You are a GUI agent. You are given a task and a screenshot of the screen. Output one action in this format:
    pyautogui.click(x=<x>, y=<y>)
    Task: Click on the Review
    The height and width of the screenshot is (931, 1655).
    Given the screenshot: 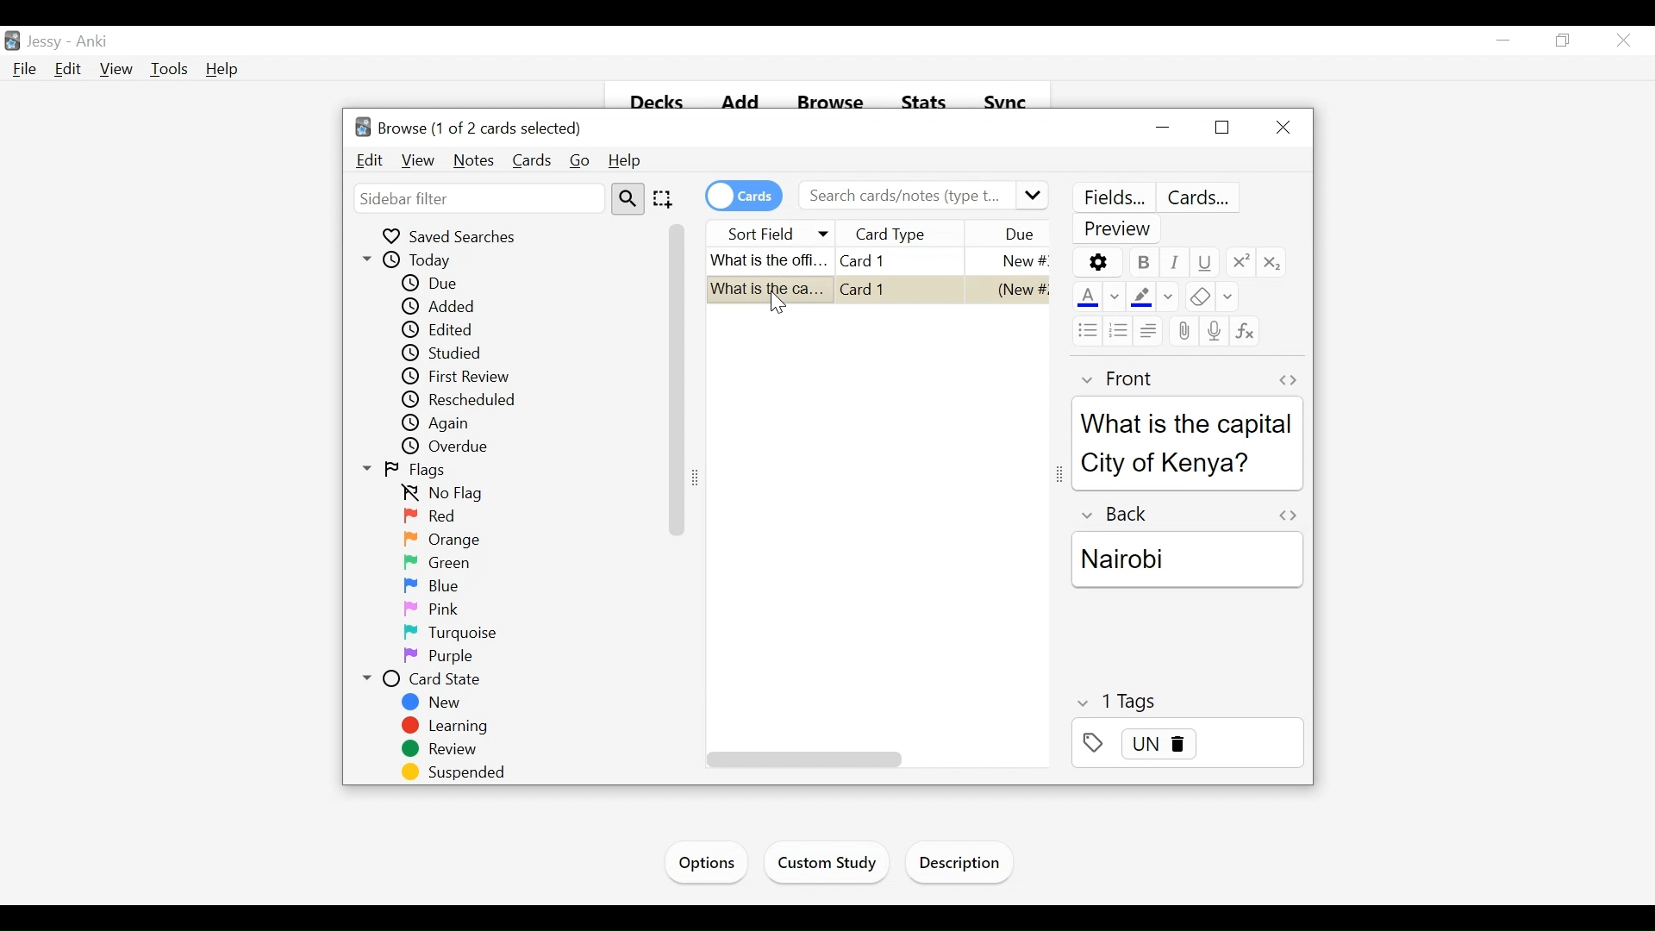 What is the action you would take?
    pyautogui.click(x=444, y=751)
    